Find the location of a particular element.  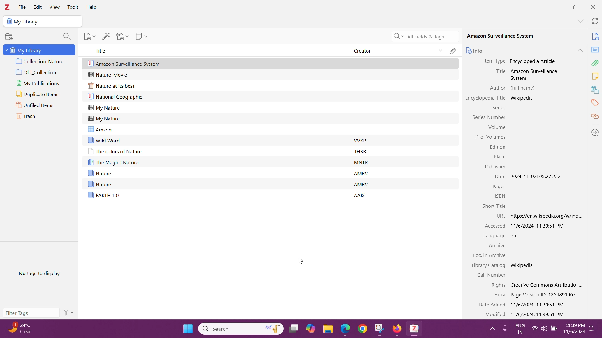

AAKC is located at coordinates (362, 195).